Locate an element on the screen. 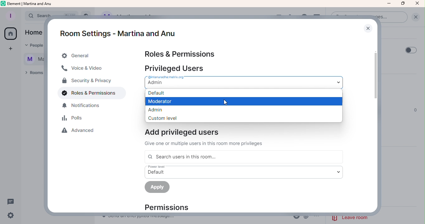 The width and height of the screenshot is (425, 224). Threads is located at coordinates (12, 201).